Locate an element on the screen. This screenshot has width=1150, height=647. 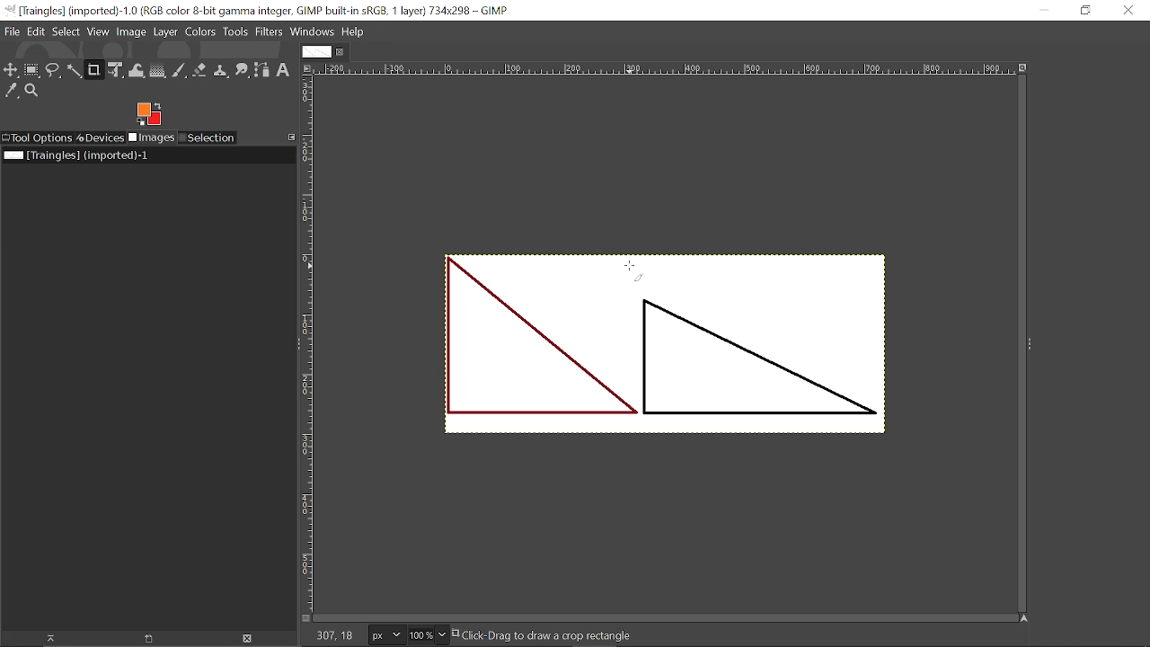
Windows is located at coordinates (312, 32).